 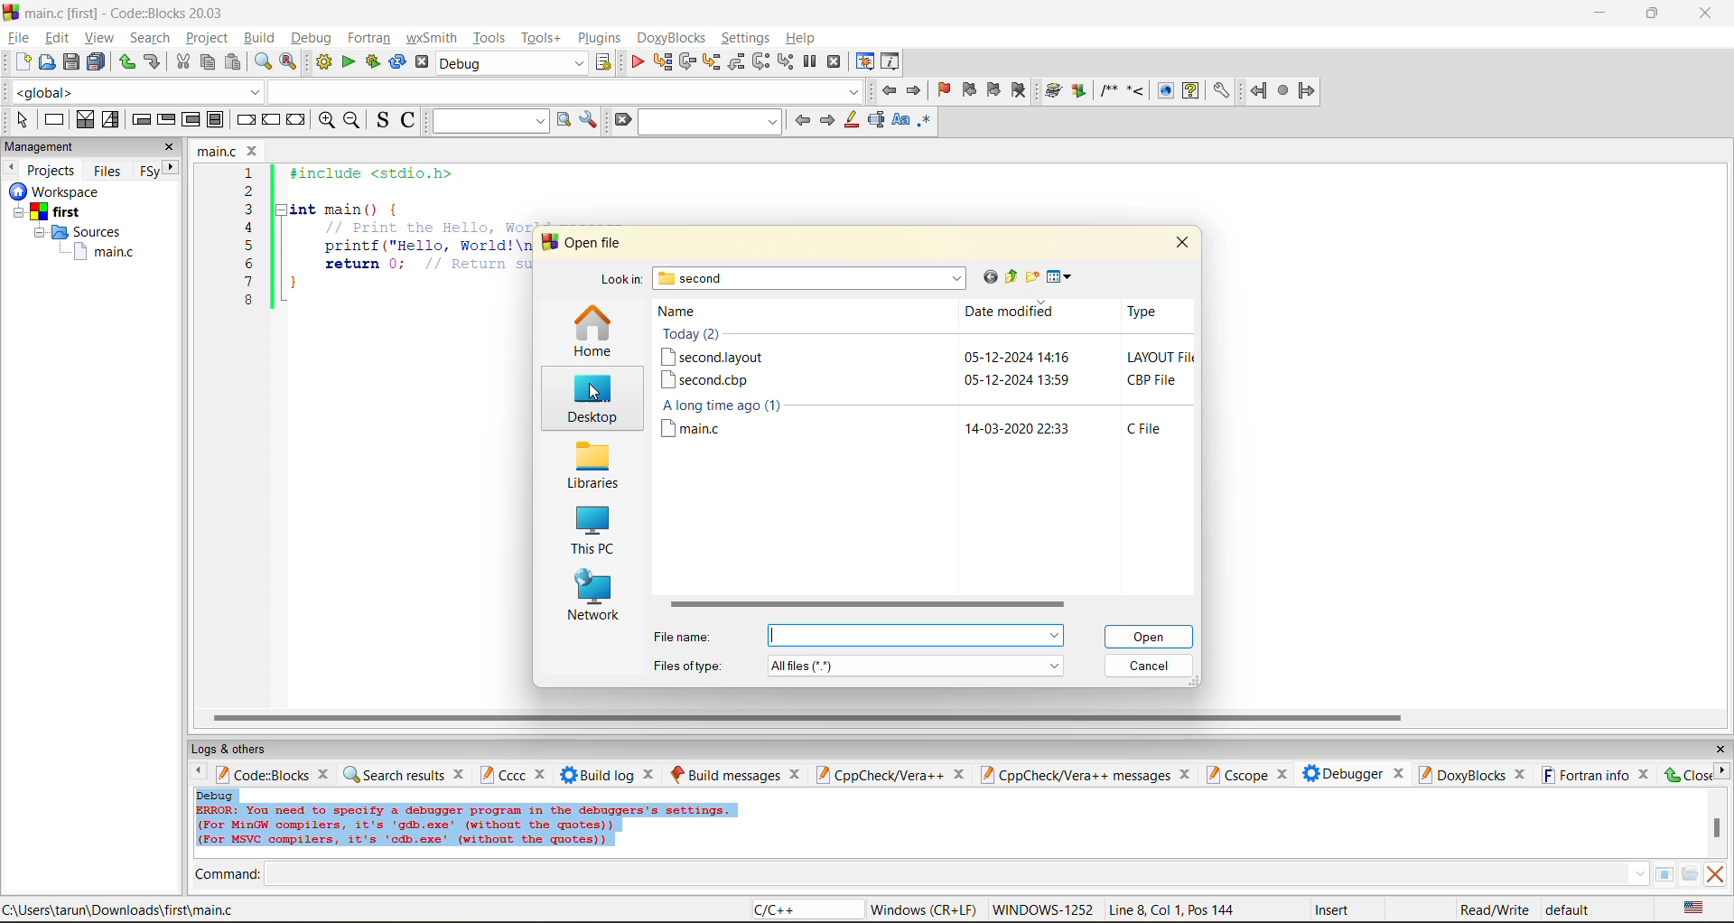 What do you see at coordinates (219, 151) in the screenshot?
I see `file name` at bounding box center [219, 151].